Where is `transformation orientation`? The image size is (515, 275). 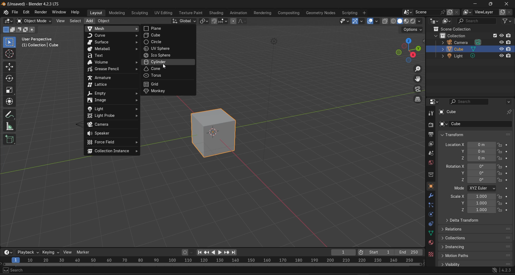 transformation orientation is located at coordinates (184, 21).